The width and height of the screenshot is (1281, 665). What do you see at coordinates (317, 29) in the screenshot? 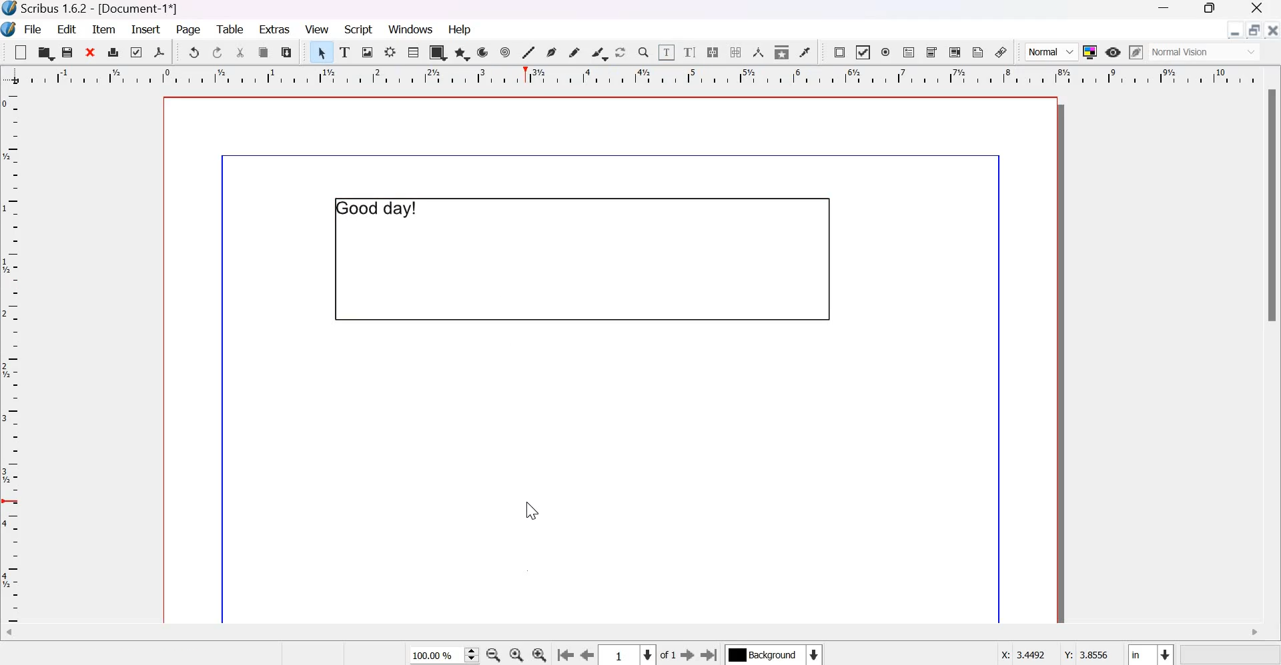
I see `View` at bounding box center [317, 29].